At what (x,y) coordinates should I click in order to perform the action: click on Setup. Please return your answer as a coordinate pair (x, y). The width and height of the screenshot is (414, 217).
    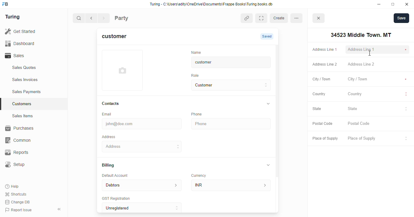
    Looking at the image, I should click on (31, 164).